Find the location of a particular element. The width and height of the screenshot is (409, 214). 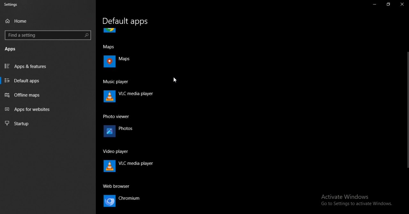

Activate Windows
Go to Settings to activate Windows. is located at coordinates (359, 201).